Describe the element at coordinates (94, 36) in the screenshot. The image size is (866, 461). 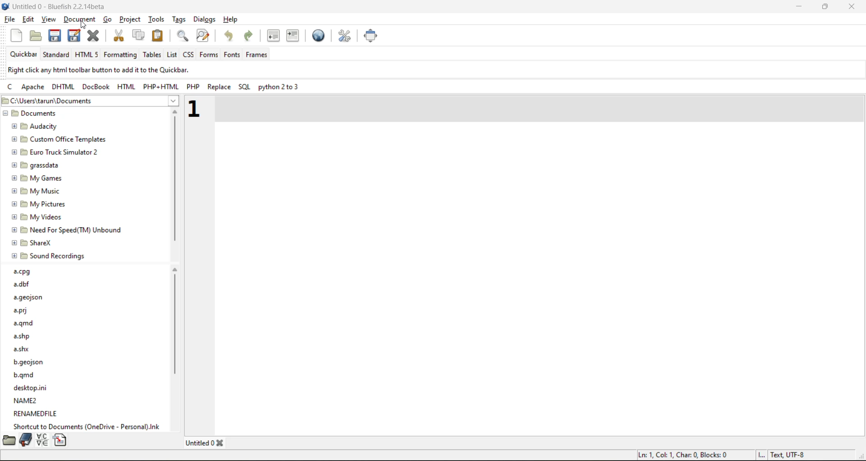
I see `close current file` at that location.